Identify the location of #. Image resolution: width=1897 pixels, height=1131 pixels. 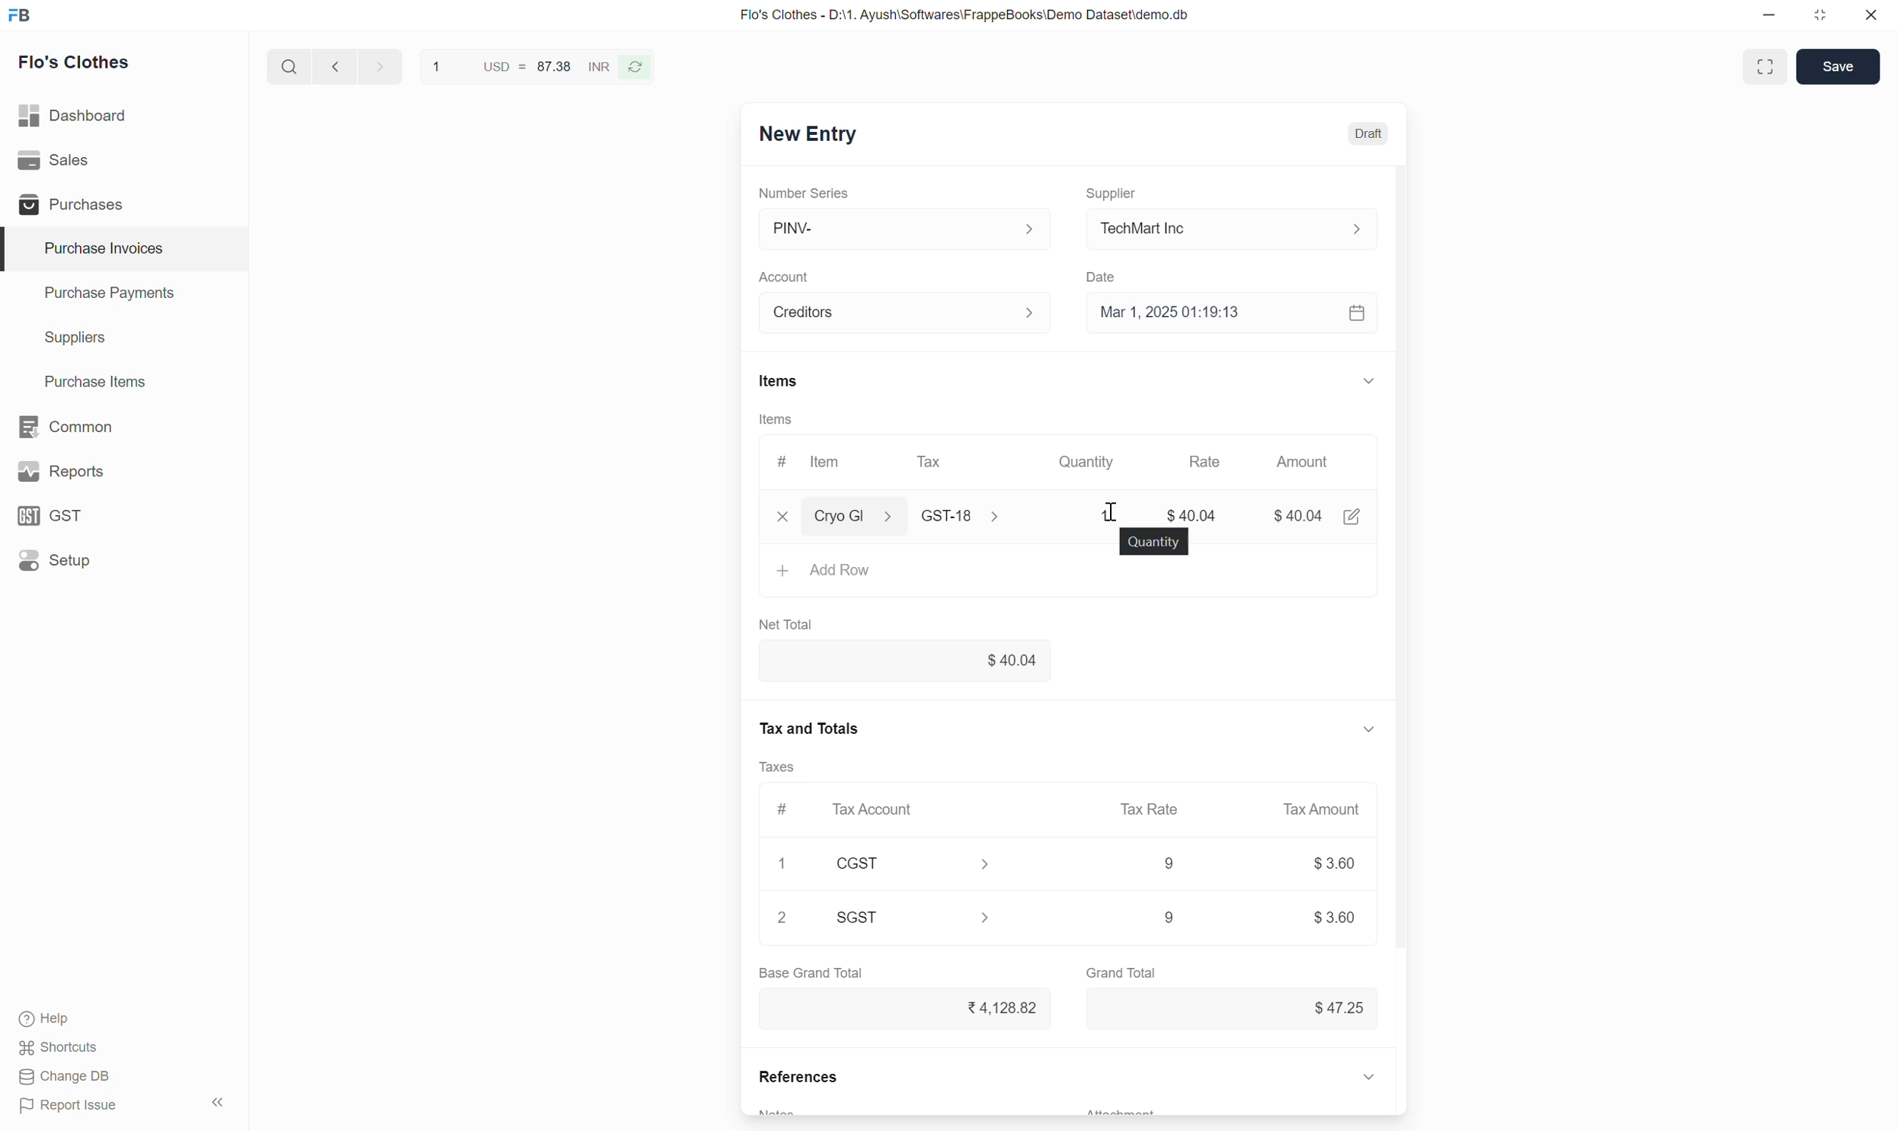
(780, 457).